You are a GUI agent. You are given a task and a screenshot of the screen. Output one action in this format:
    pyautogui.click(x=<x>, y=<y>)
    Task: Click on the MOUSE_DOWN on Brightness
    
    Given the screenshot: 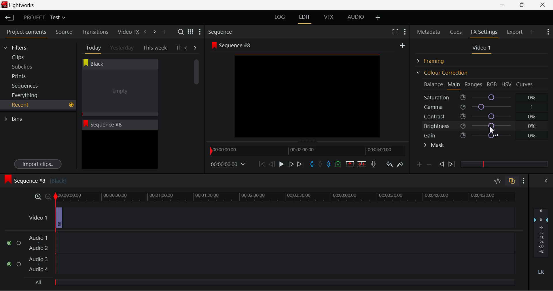 What is the action you would take?
    pyautogui.click(x=491, y=129)
    